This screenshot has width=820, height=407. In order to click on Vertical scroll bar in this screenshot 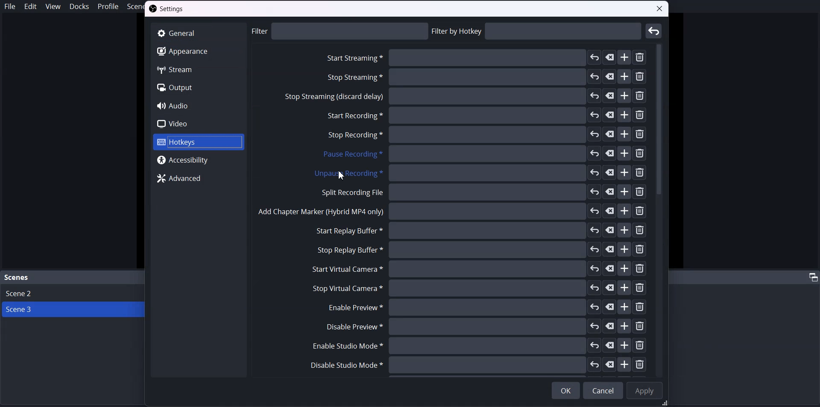, I will do `click(661, 209)`.